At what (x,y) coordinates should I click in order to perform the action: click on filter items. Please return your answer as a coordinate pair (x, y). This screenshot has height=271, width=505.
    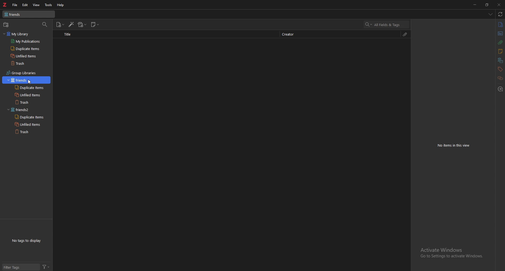
    Looking at the image, I should click on (45, 25).